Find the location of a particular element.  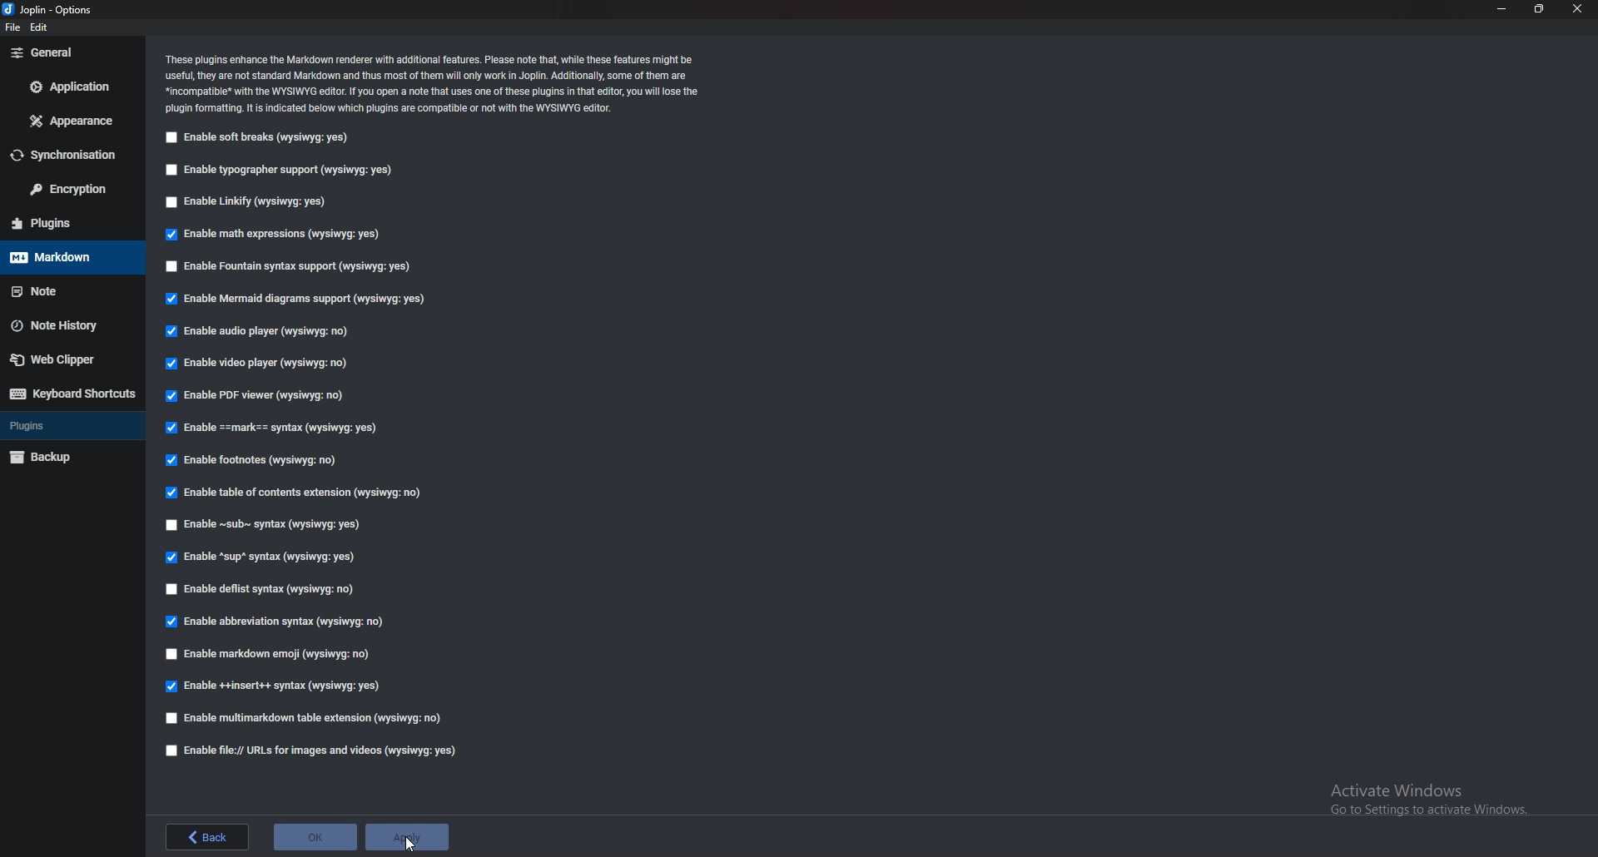

Enable insert syntax is located at coordinates (272, 689).